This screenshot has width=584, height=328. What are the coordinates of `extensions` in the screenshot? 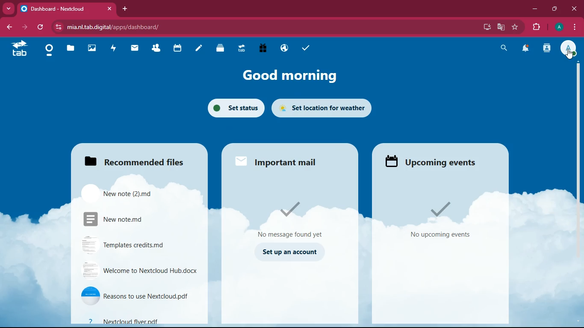 It's located at (537, 27).